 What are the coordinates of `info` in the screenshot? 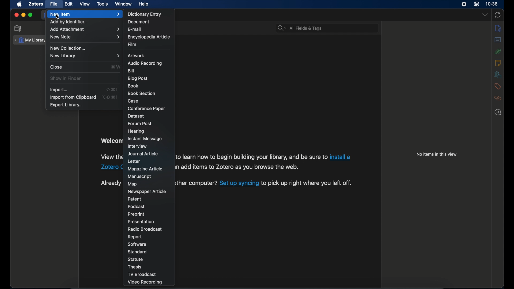 It's located at (498, 29).